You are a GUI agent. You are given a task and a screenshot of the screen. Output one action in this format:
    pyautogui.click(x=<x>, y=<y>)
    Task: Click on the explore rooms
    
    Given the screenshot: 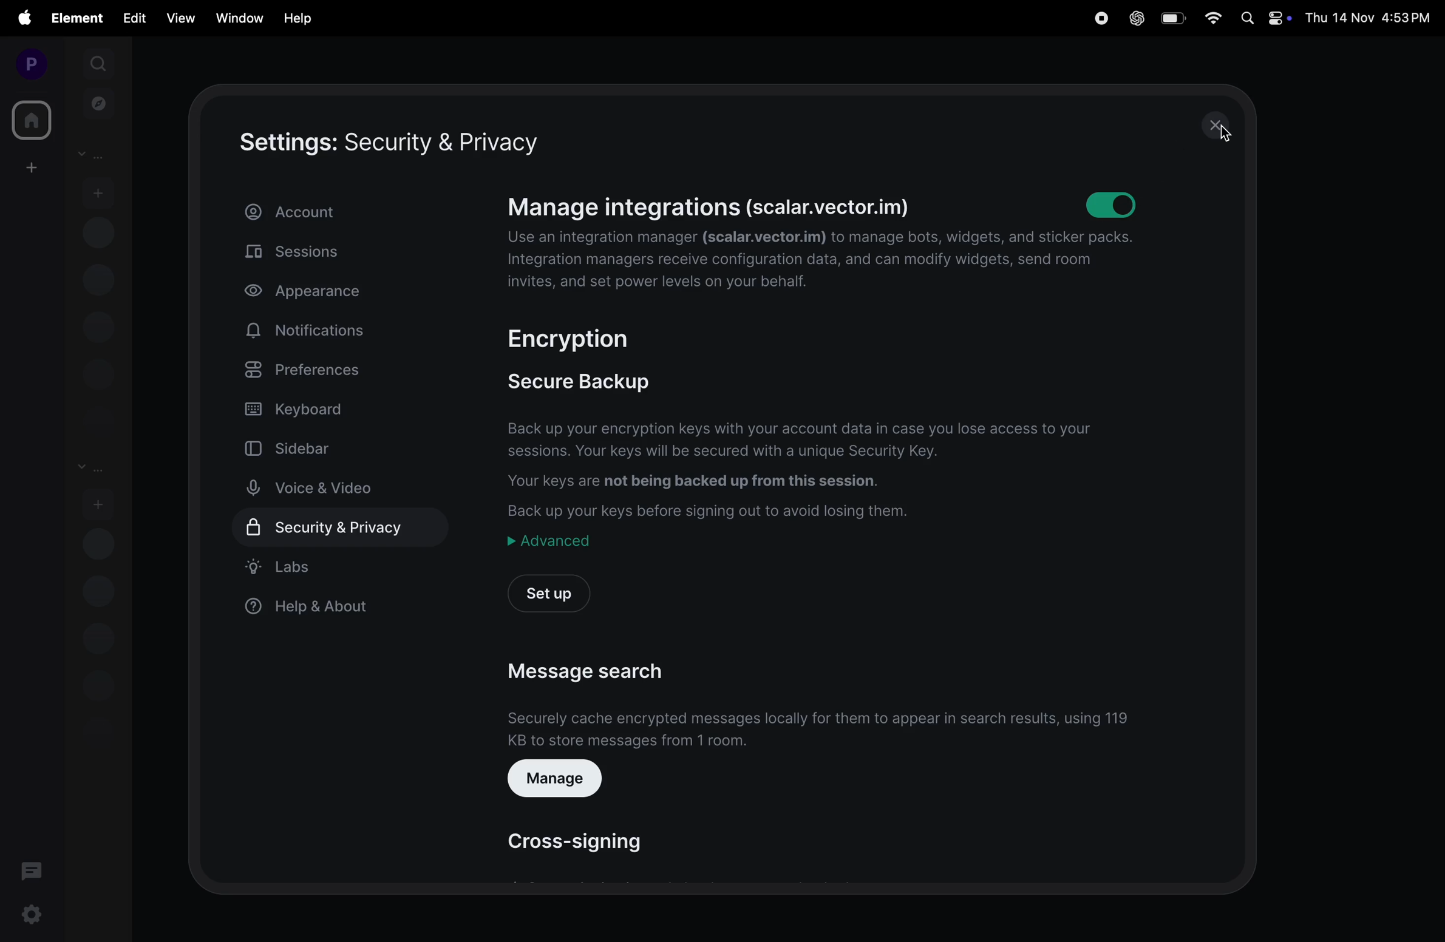 What is the action you would take?
    pyautogui.click(x=101, y=106)
    